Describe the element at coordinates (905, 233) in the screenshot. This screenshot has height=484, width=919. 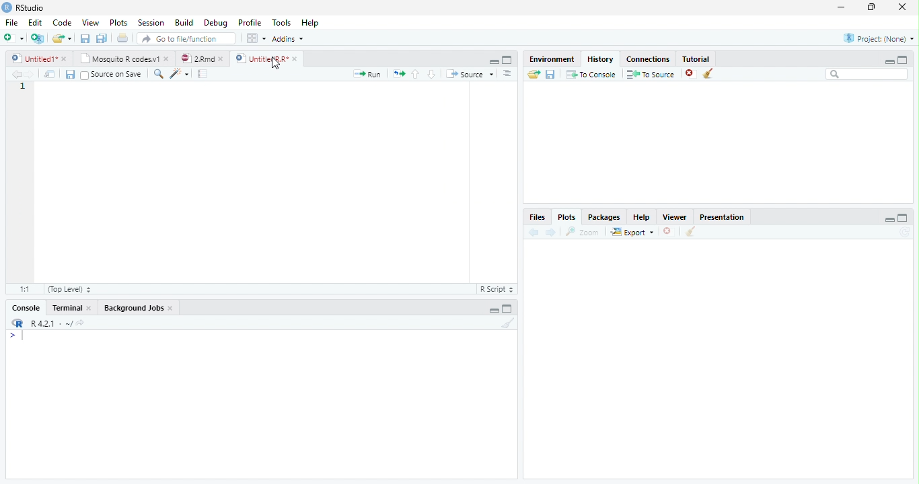
I see `Refresh current plot` at that location.